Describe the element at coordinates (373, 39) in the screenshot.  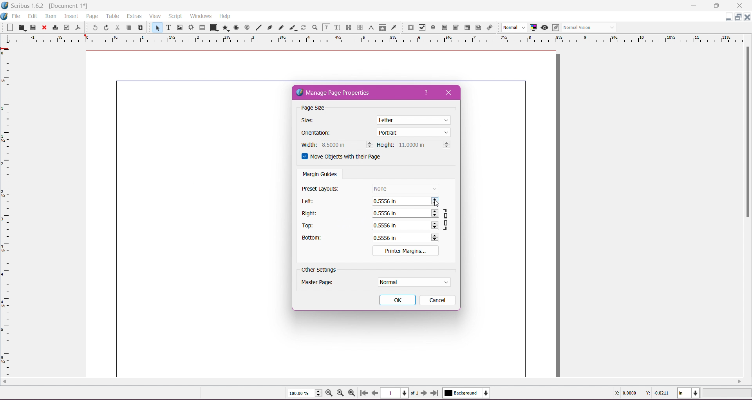
I see `Ruler` at that location.